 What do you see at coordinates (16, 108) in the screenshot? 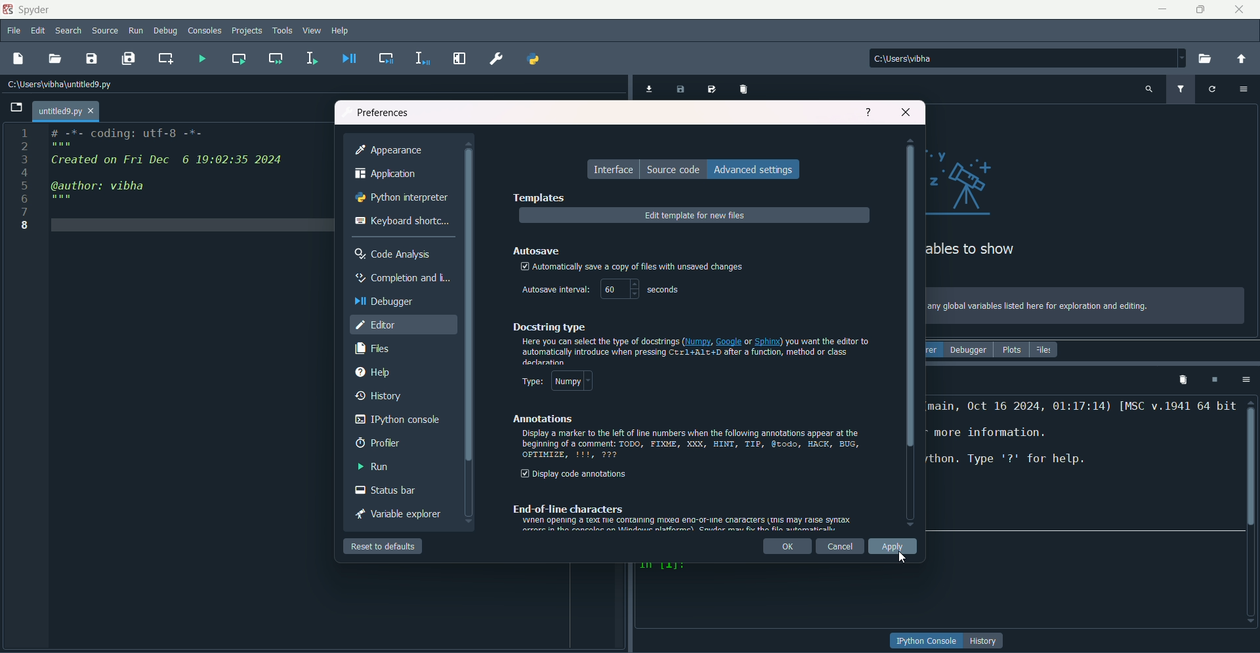
I see `Open file` at bounding box center [16, 108].